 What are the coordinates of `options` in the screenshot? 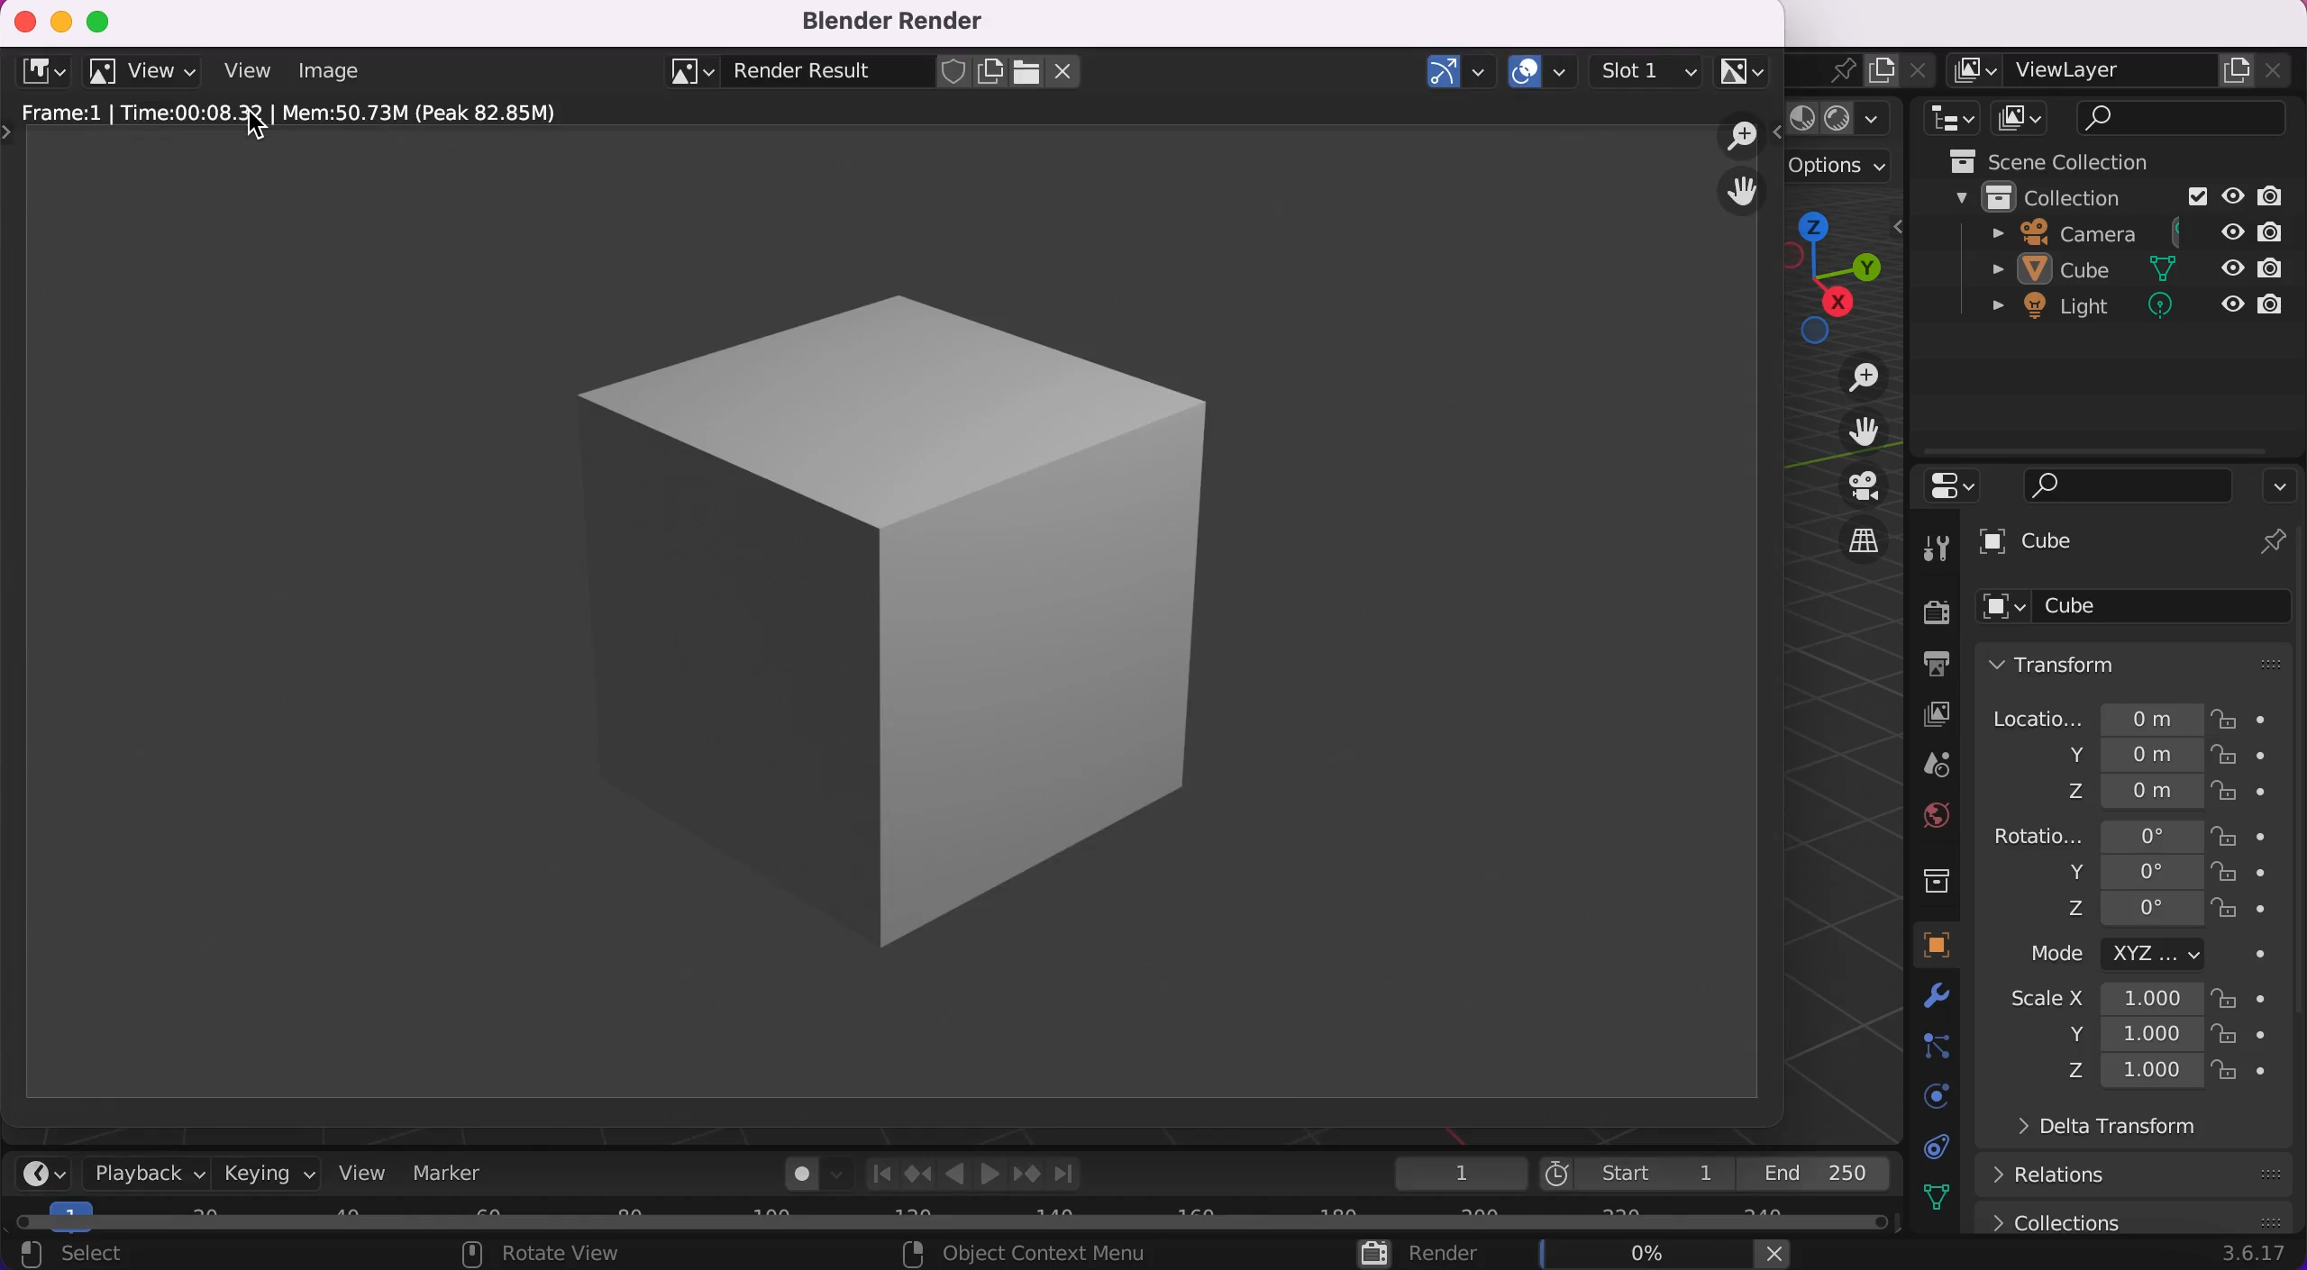 It's located at (2281, 489).